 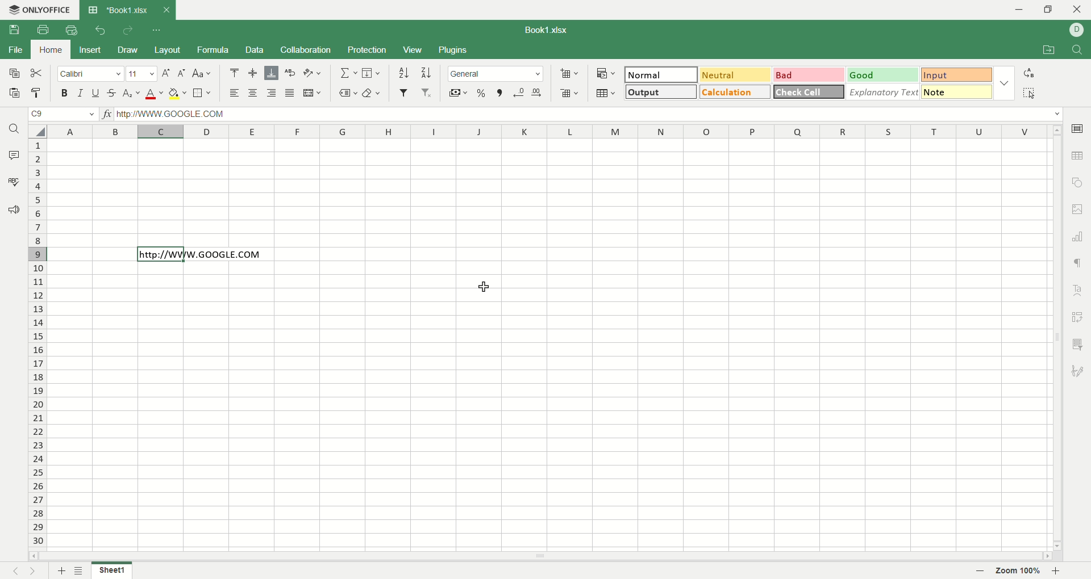 I want to click on sort ascending, so click(x=403, y=72).